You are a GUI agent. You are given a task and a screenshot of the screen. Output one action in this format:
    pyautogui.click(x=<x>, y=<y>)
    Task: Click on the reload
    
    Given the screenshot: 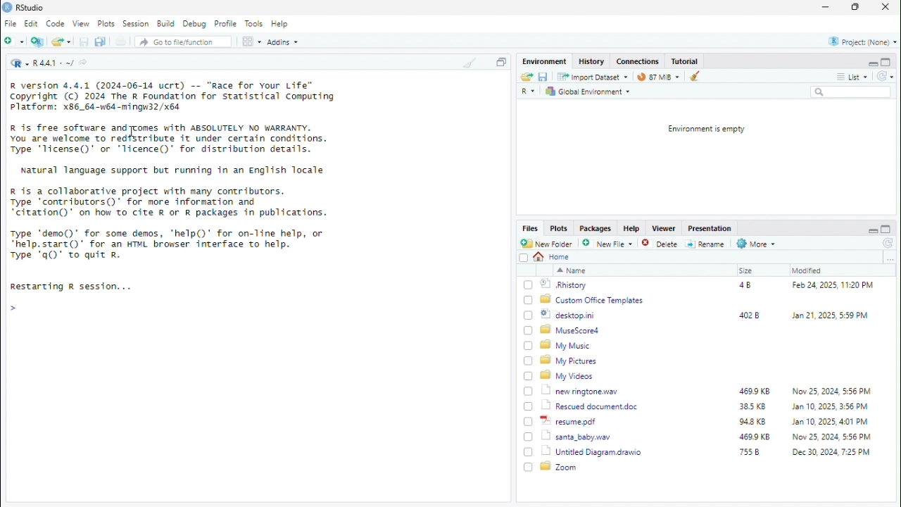 What is the action you would take?
    pyautogui.click(x=889, y=244)
    